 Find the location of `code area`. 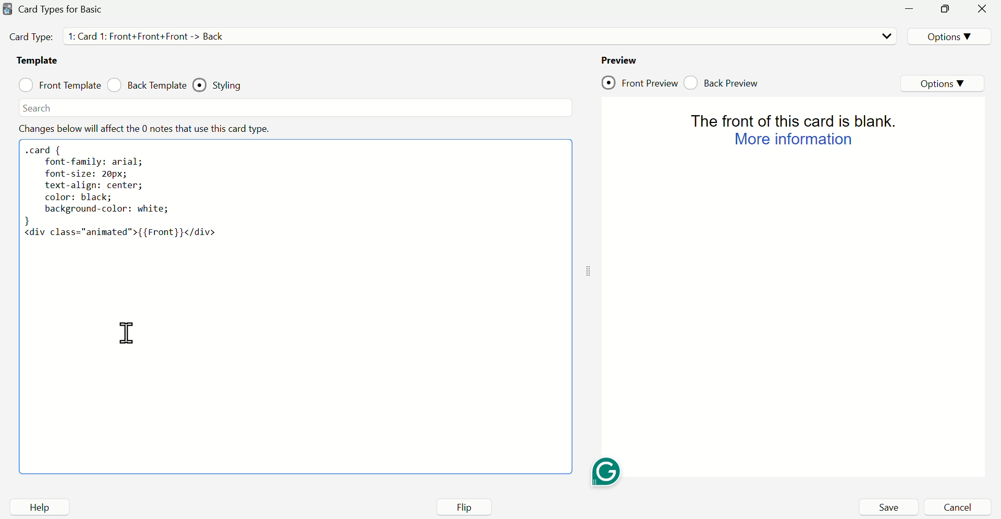

code area is located at coordinates (294, 314).